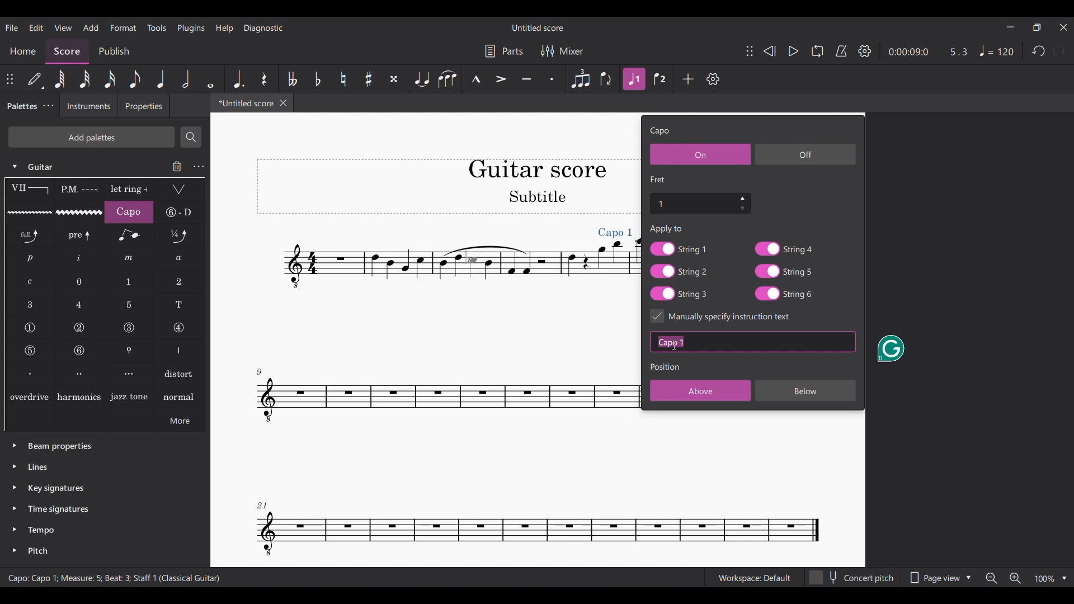 The width and height of the screenshot is (1074, 604). Describe the element at coordinates (1059, 51) in the screenshot. I see `Redo` at that location.